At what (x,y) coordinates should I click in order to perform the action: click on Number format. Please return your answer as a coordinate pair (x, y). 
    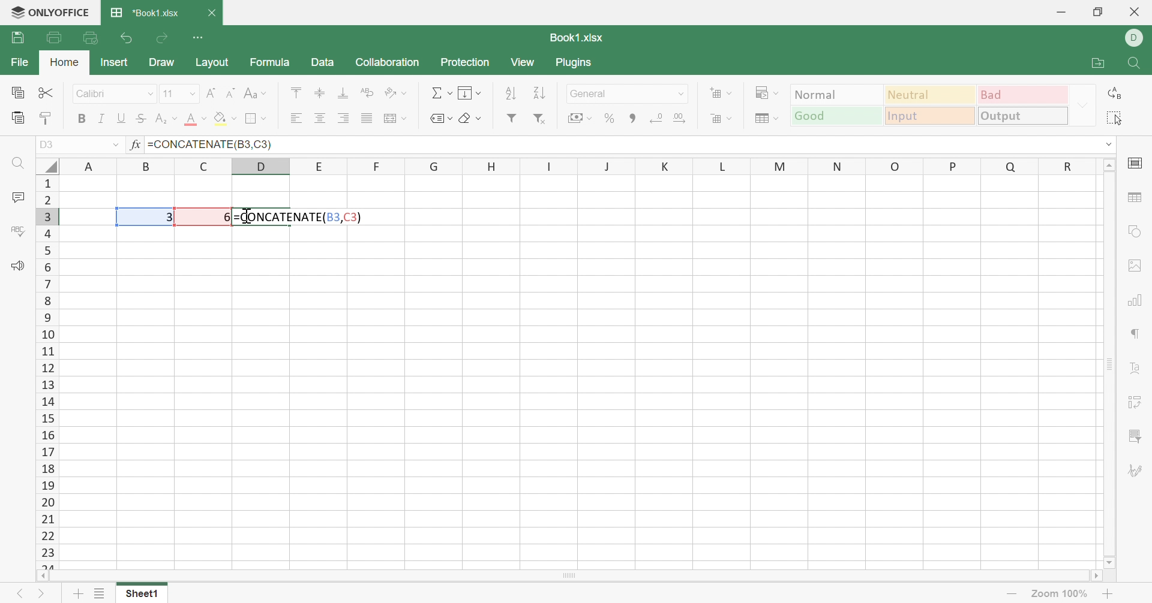
    Looking at the image, I should click on (627, 94).